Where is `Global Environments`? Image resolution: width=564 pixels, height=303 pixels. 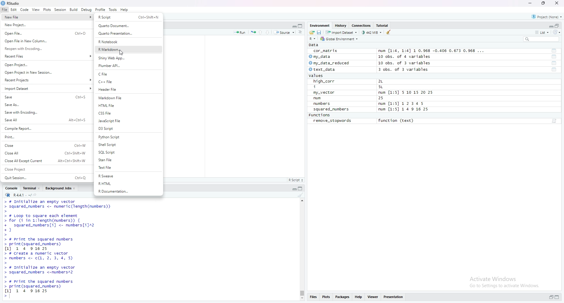 Global Environments is located at coordinates (338, 39).